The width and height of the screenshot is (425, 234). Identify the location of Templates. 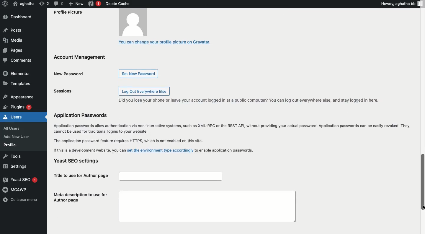
(17, 83).